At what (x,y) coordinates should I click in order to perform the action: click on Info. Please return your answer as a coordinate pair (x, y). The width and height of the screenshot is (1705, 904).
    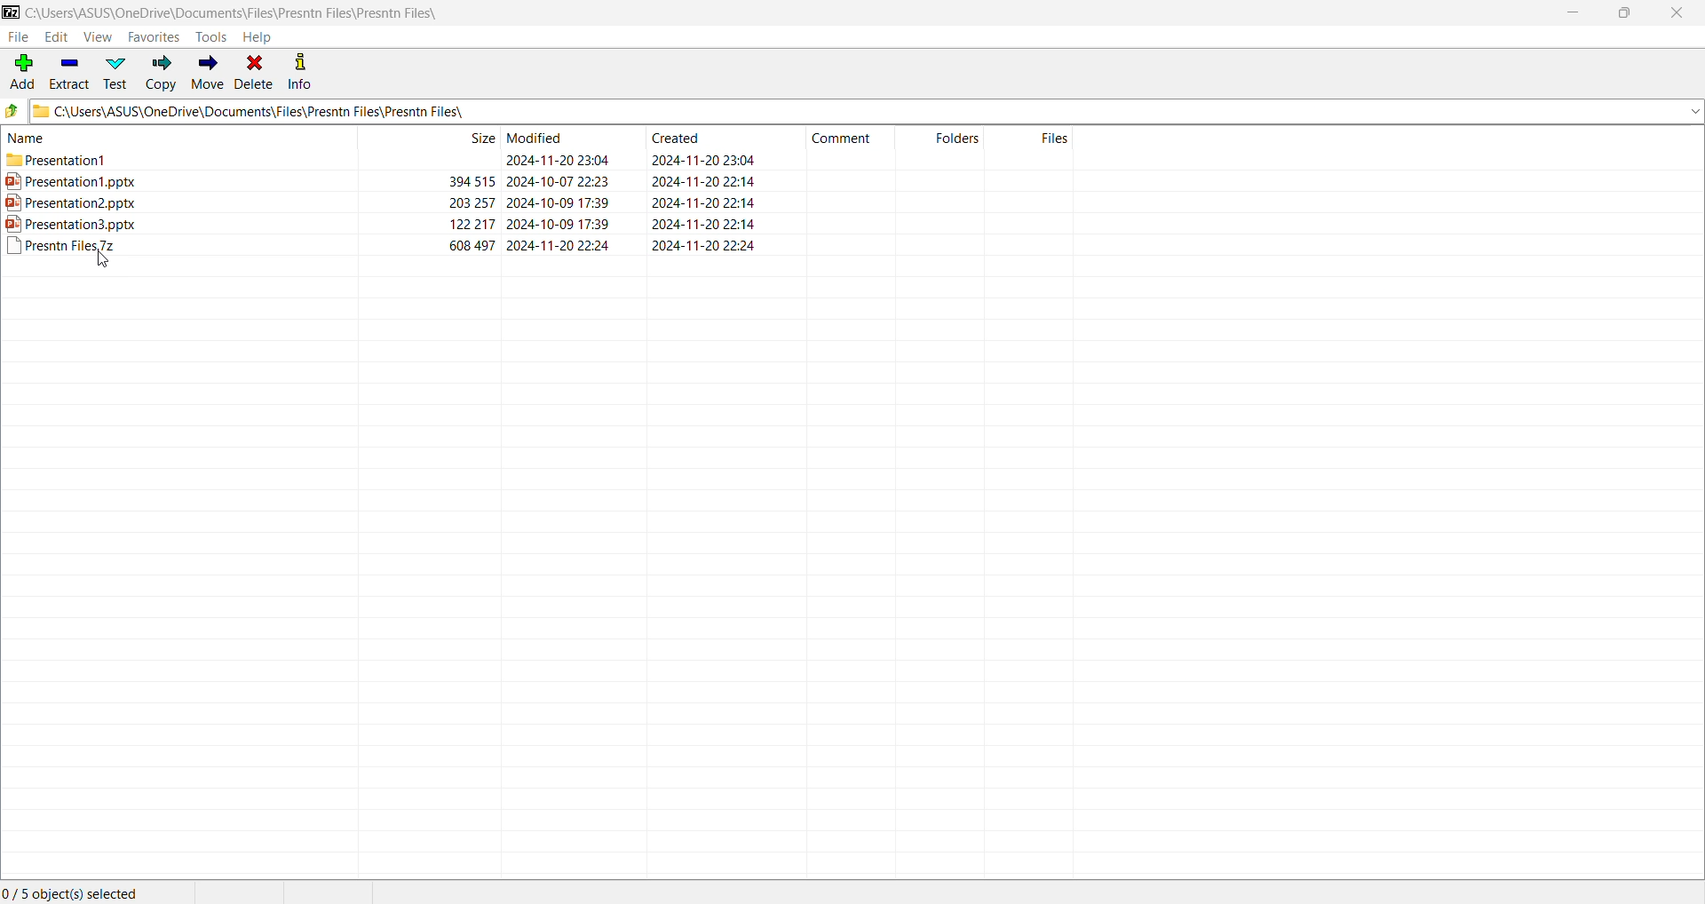
    Looking at the image, I should click on (299, 75).